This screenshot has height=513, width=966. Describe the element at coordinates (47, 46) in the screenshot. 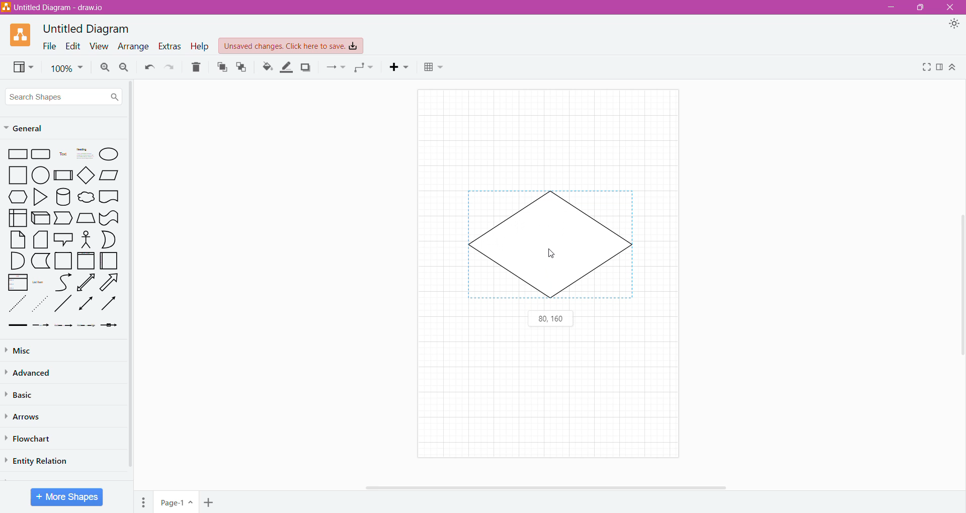

I see `File` at that location.